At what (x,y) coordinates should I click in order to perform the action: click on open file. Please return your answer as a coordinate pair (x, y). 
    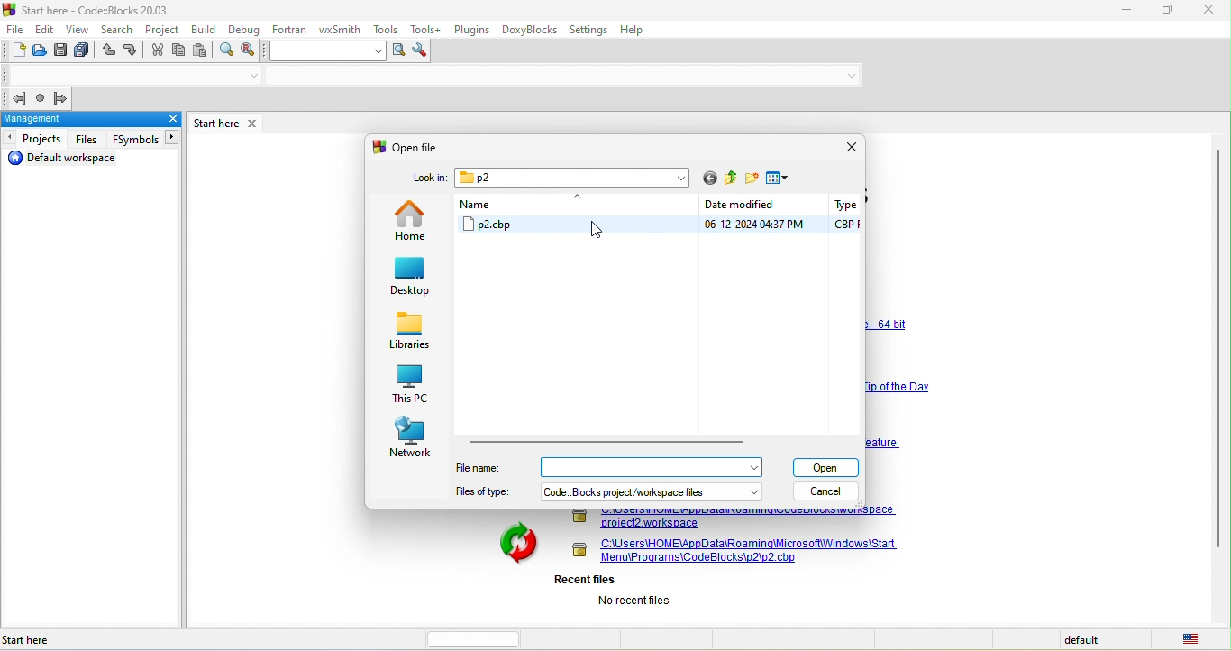
    Looking at the image, I should click on (411, 147).